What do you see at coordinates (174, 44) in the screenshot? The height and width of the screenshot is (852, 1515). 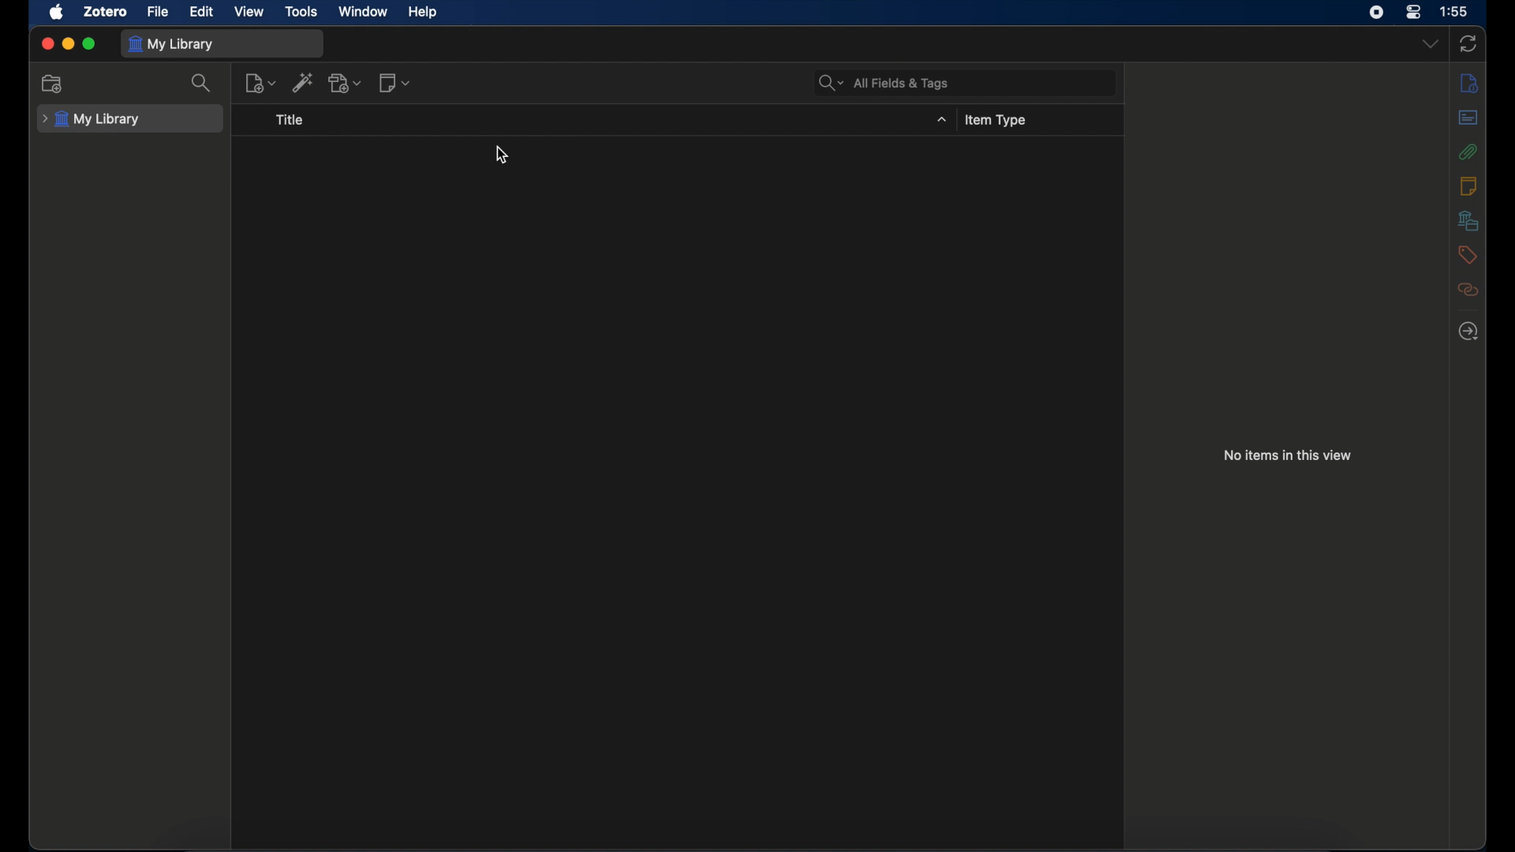 I see `my library` at bounding box center [174, 44].